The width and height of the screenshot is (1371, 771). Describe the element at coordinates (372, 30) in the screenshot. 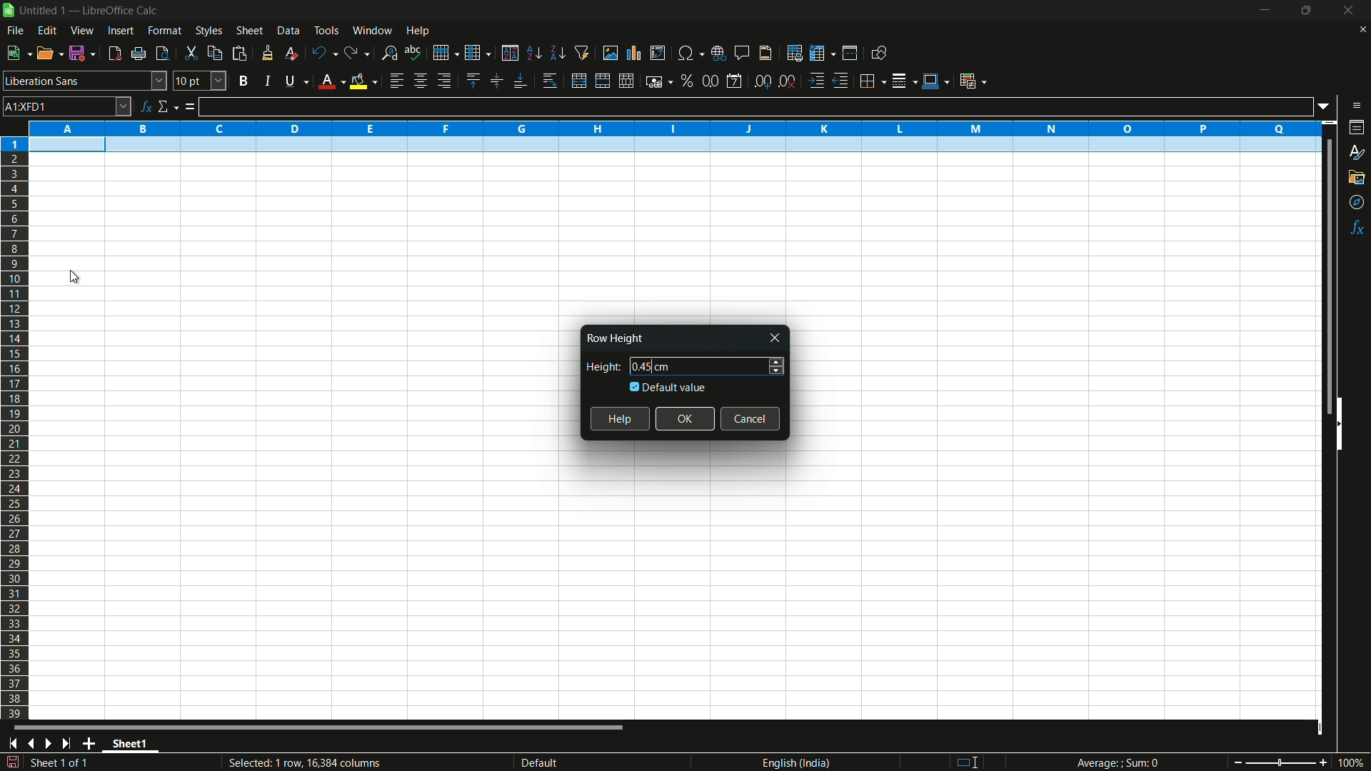

I see `window menu` at that location.